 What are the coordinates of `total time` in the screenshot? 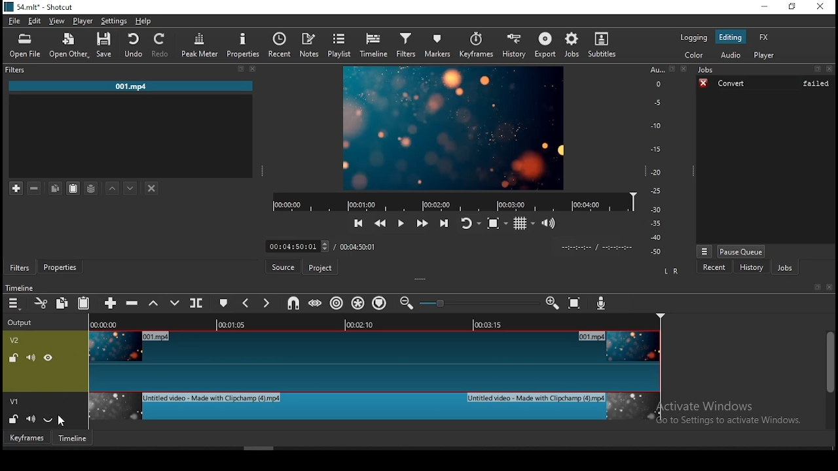 It's located at (358, 246).